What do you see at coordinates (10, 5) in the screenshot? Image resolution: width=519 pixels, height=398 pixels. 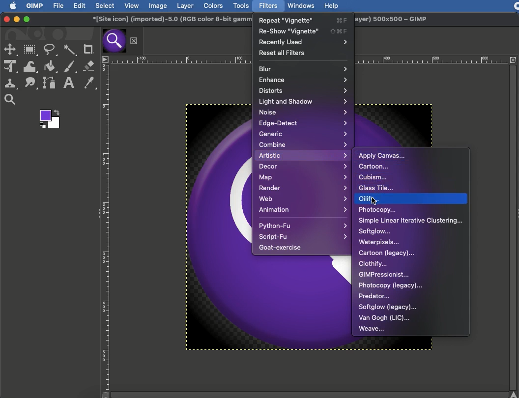 I see `Logo` at bounding box center [10, 5].